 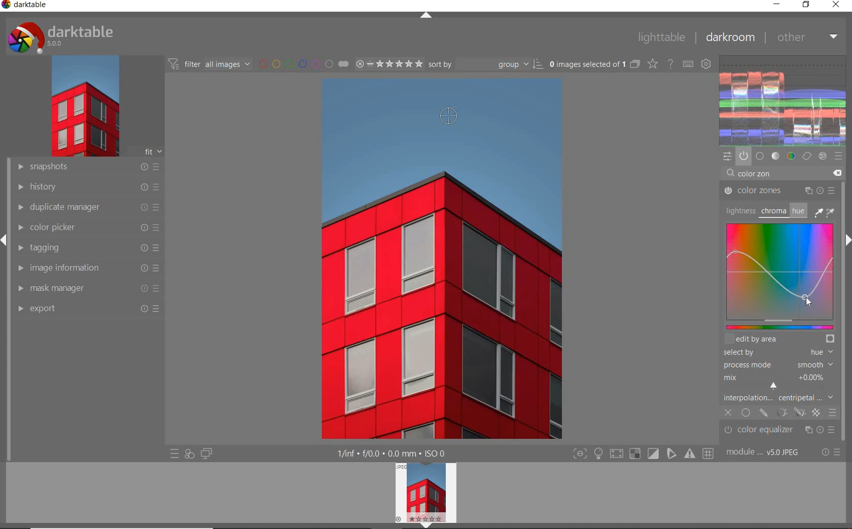 What do you see at coordinates (85, 208) in the screenshot?
I see `duplicate manager` at bounding box center [85, 208].